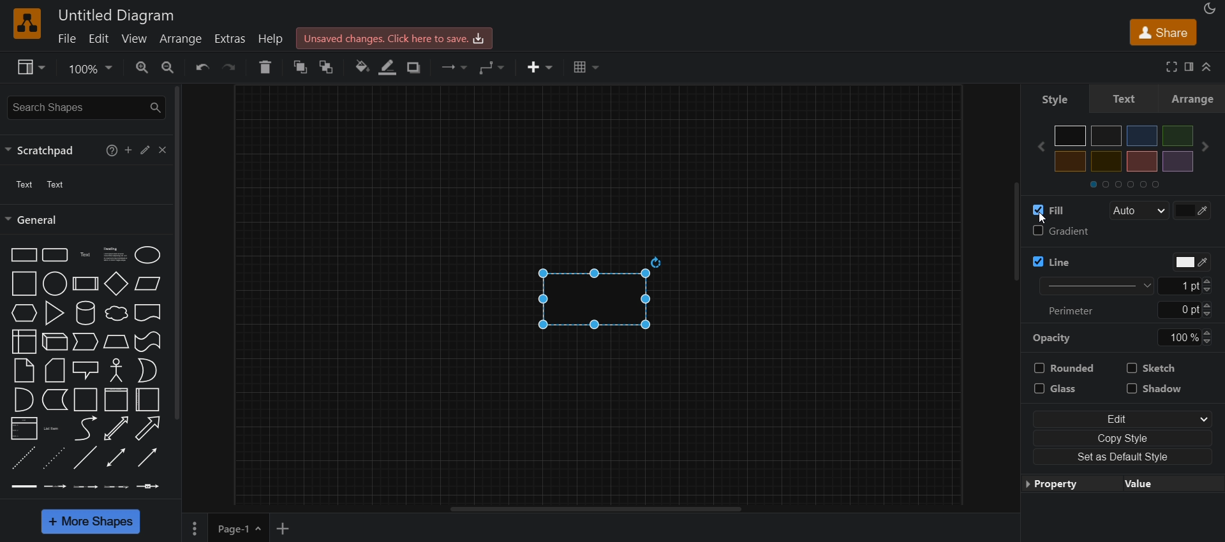 This screenshot has height=542, width=1225. I want to click on search shapes, so click(86, 105).